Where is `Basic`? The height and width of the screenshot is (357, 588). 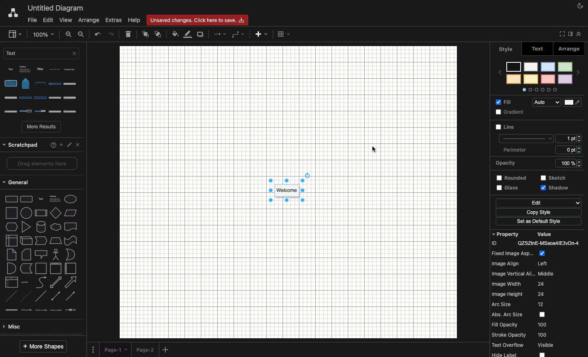
Basic is located at coordinates (41, 282).